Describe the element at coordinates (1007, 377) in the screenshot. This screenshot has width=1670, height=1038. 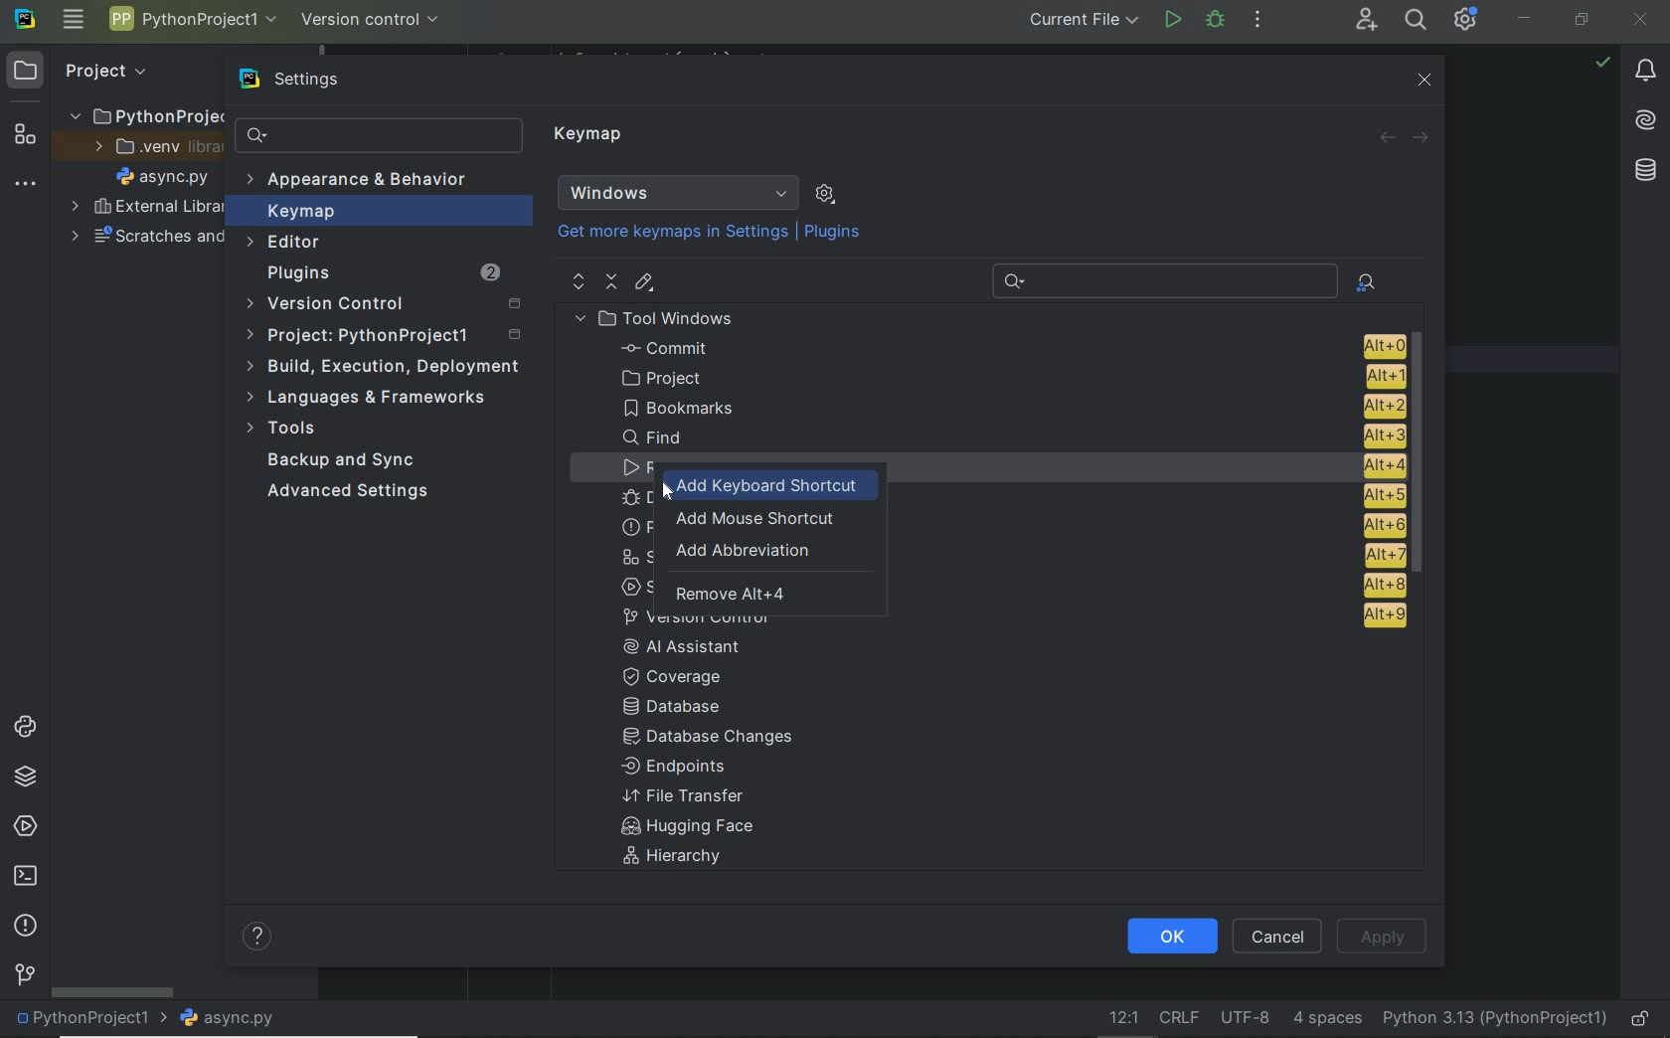
I see `project` at that location.